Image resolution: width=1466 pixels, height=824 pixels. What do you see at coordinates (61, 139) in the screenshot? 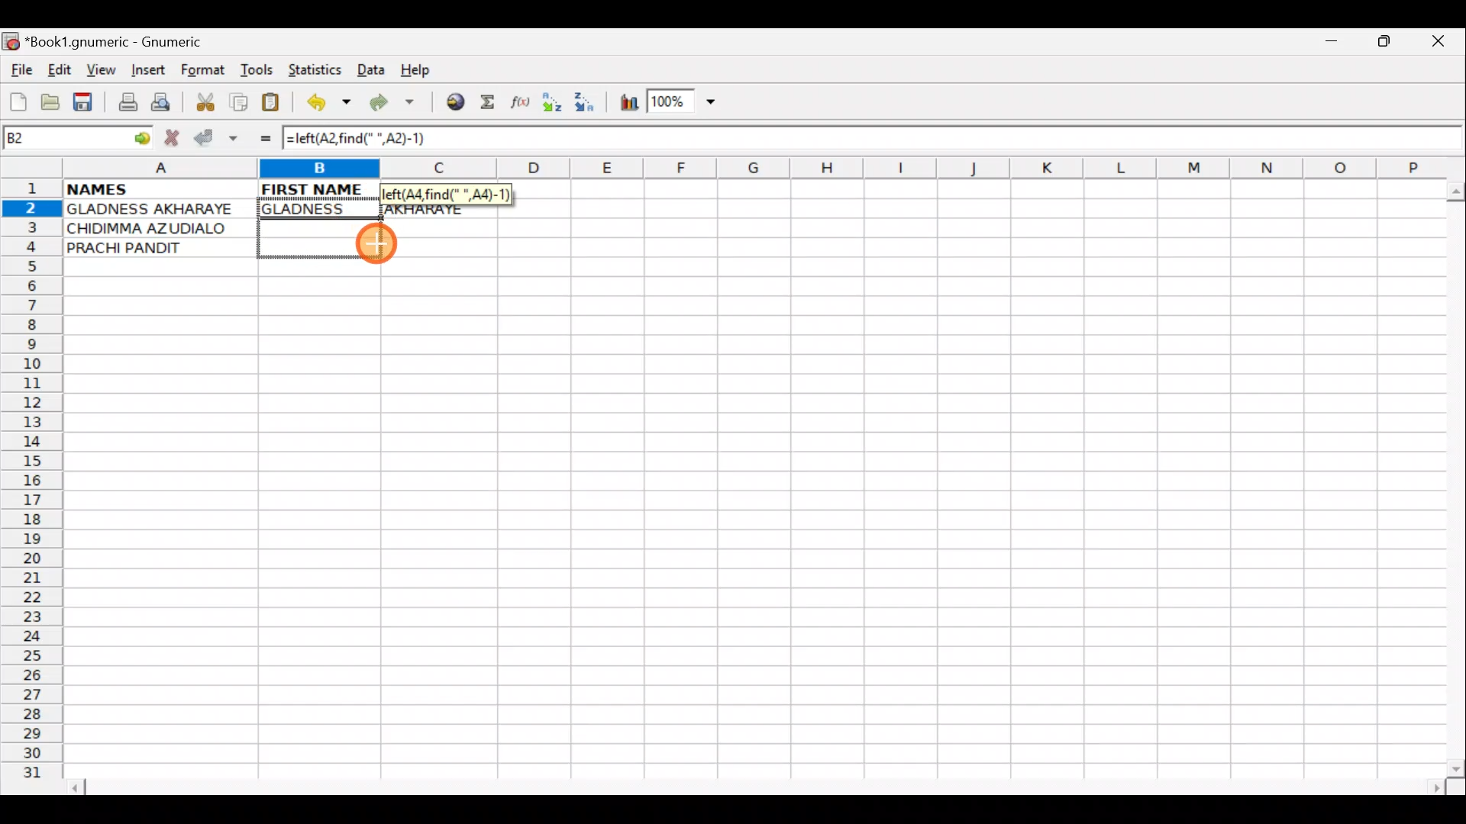
I see `Cell name B2` at bounding box center [61, 139].